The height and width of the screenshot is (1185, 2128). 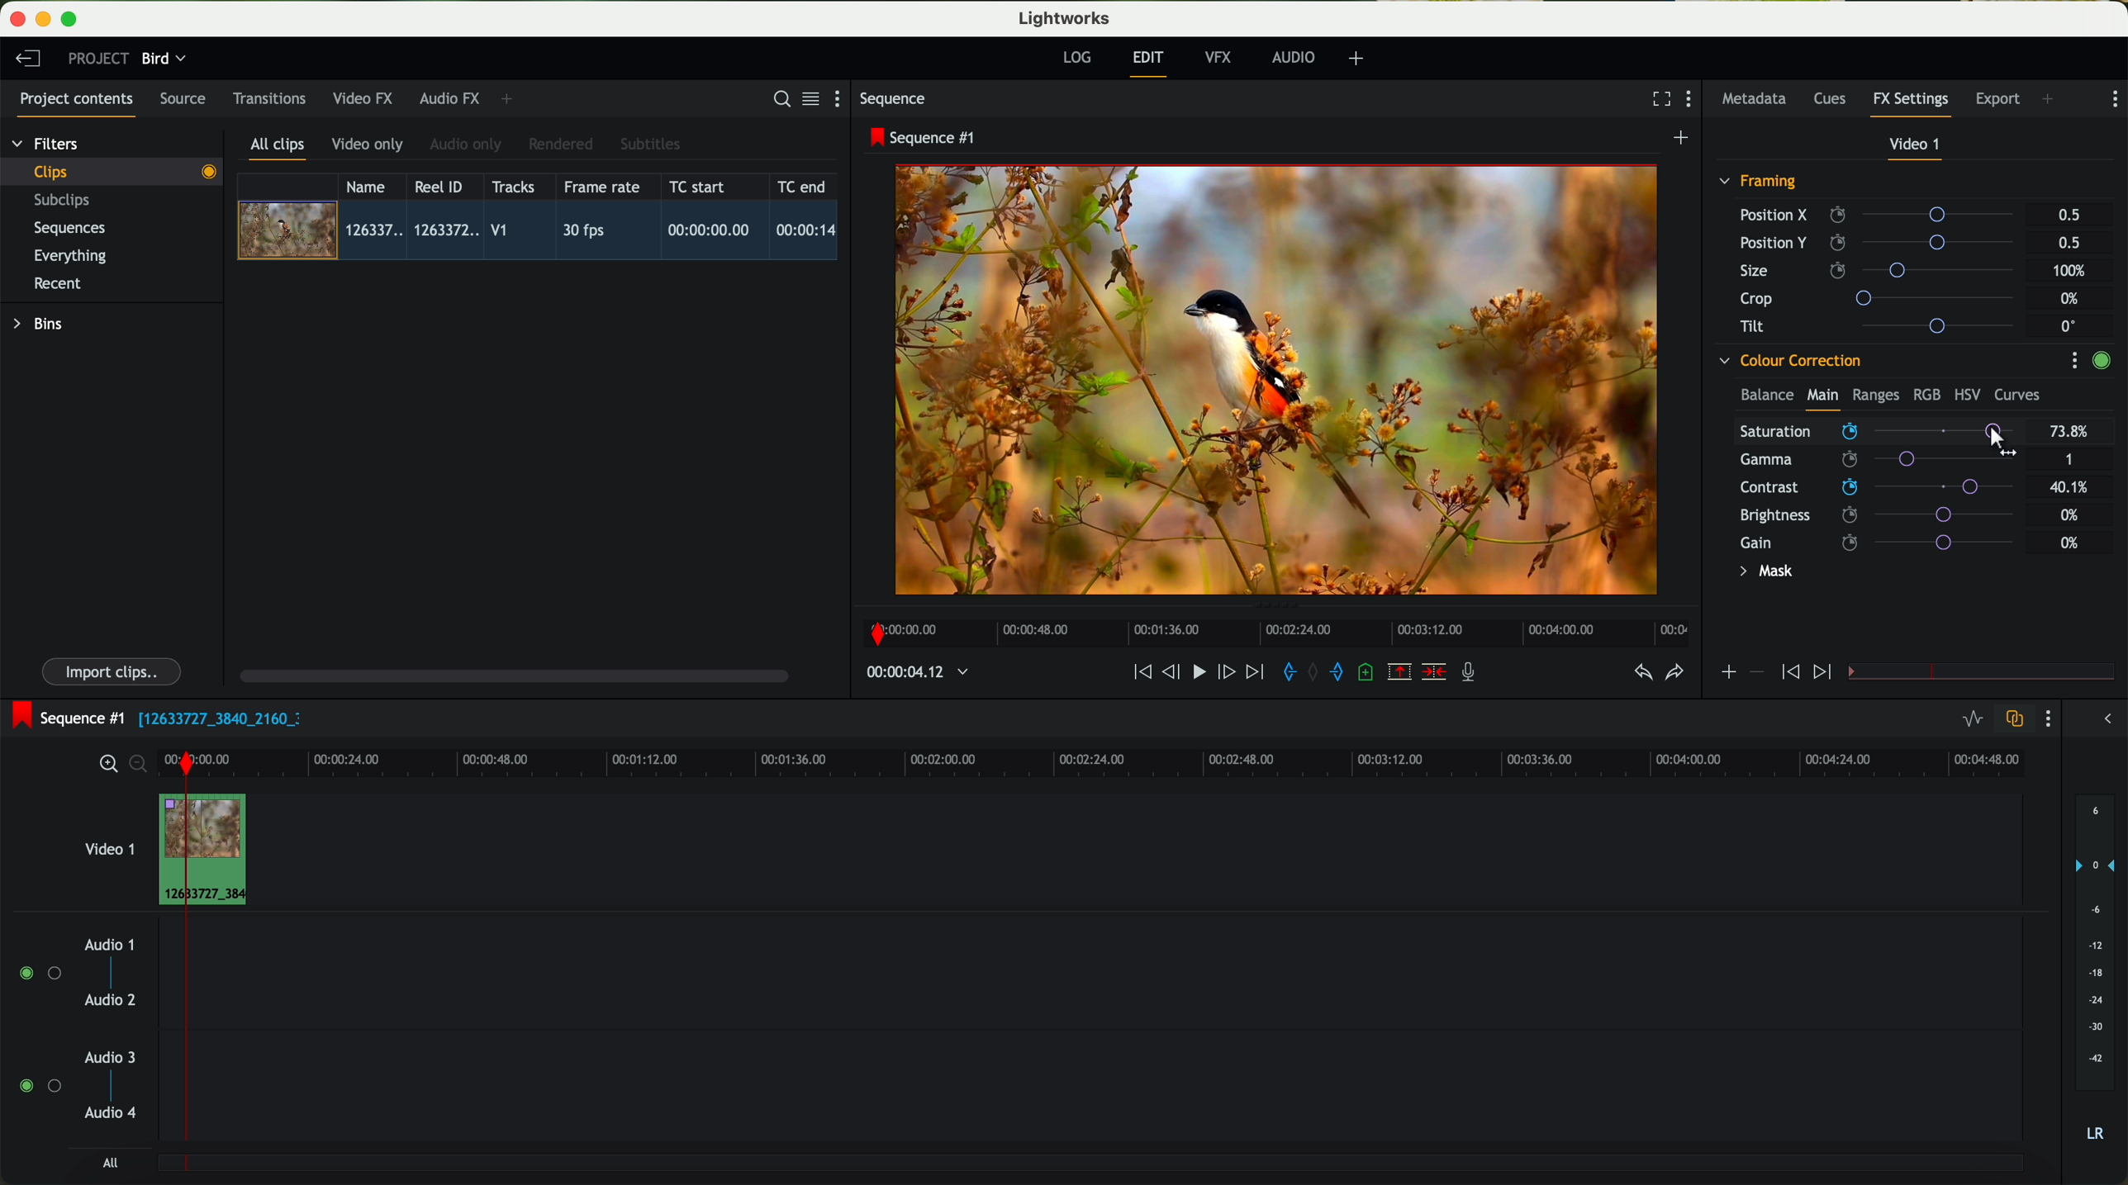 I want to click on bins, so click(x=40, y=325).